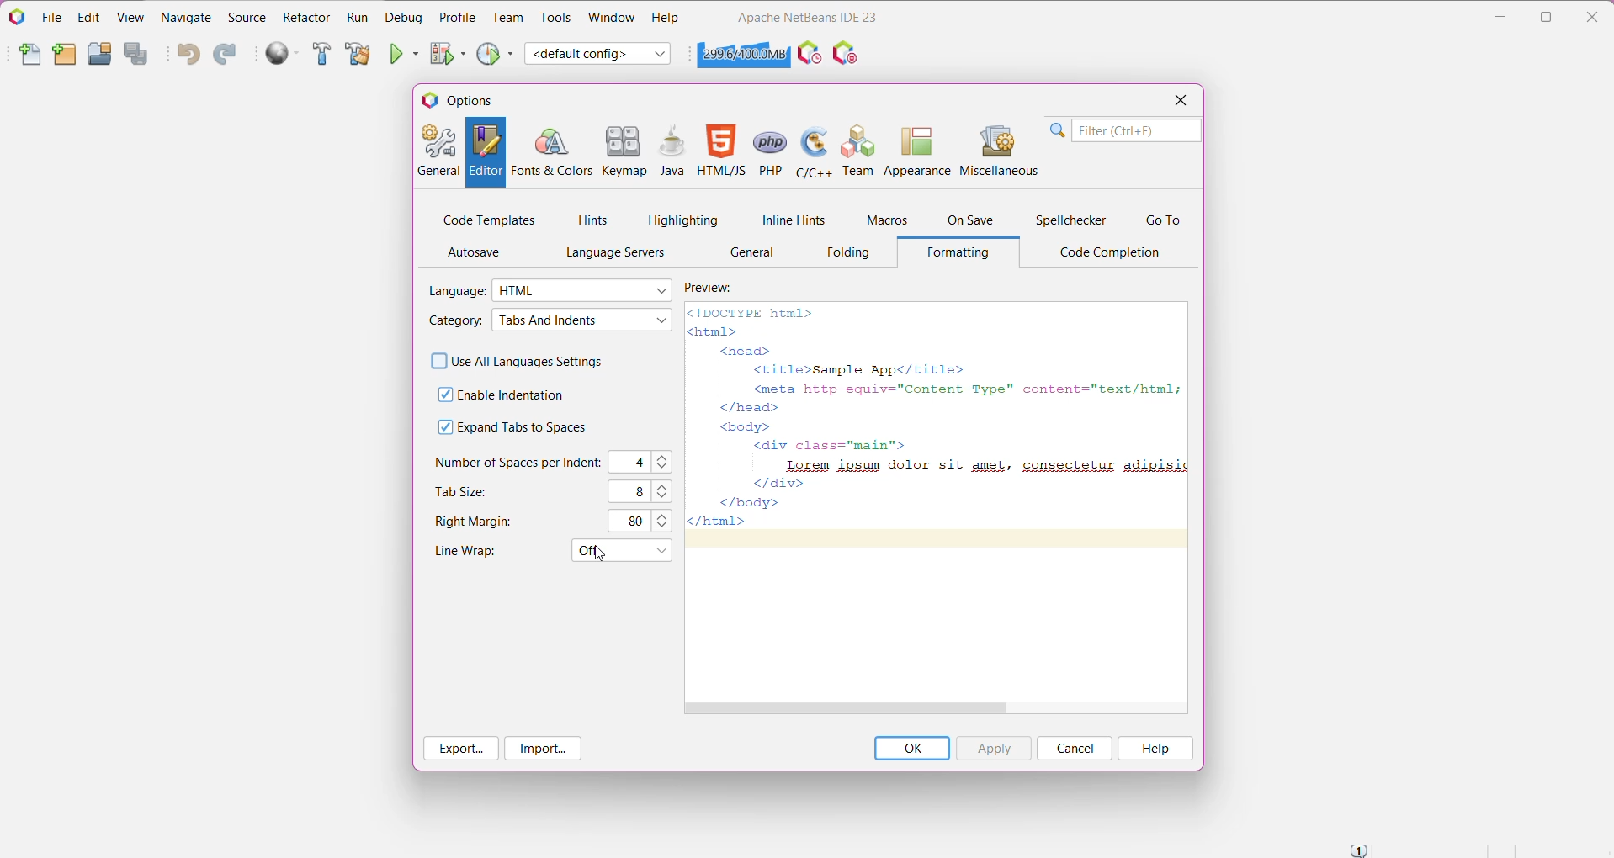 Image resolution: width=1614 pixels, height=858 pixels. What do you see at coordinates (1500, 17) in the screenshot?
I see `Minimize` at bounding box center [1500, 17].